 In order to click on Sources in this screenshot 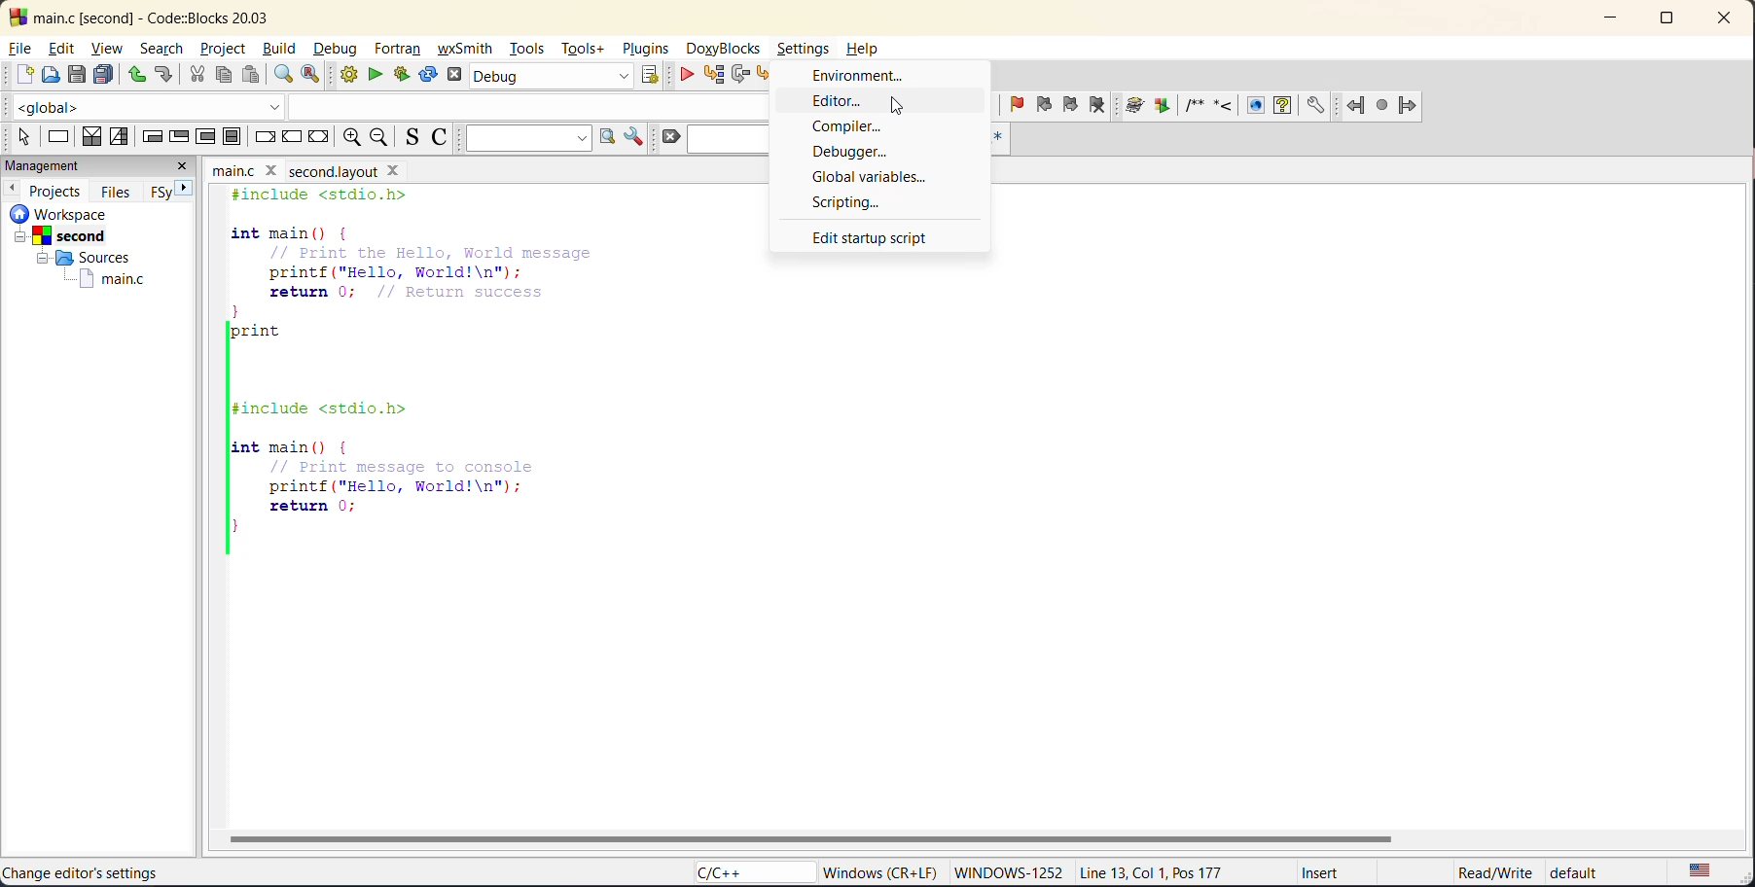, I will do `click(79, 258)`.